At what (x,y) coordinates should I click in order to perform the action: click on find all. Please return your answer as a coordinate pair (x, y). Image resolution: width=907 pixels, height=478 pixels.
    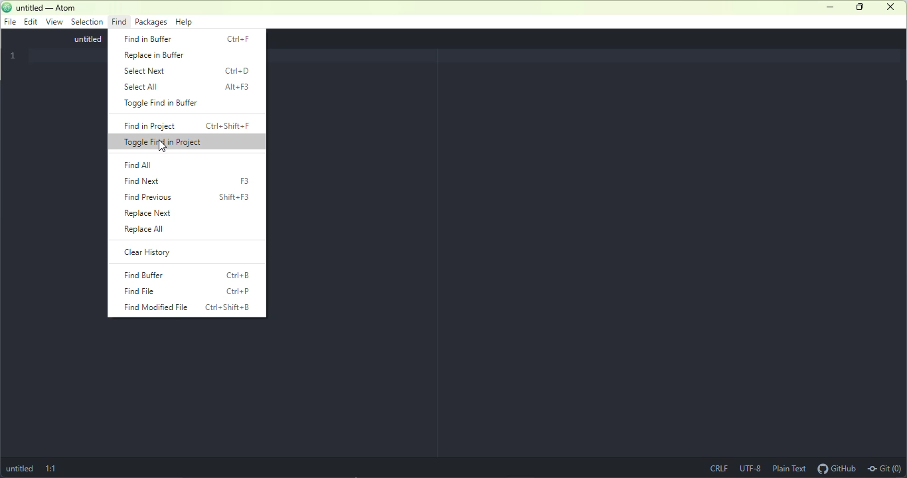
    Looking at the image, I should click on (138, 165).